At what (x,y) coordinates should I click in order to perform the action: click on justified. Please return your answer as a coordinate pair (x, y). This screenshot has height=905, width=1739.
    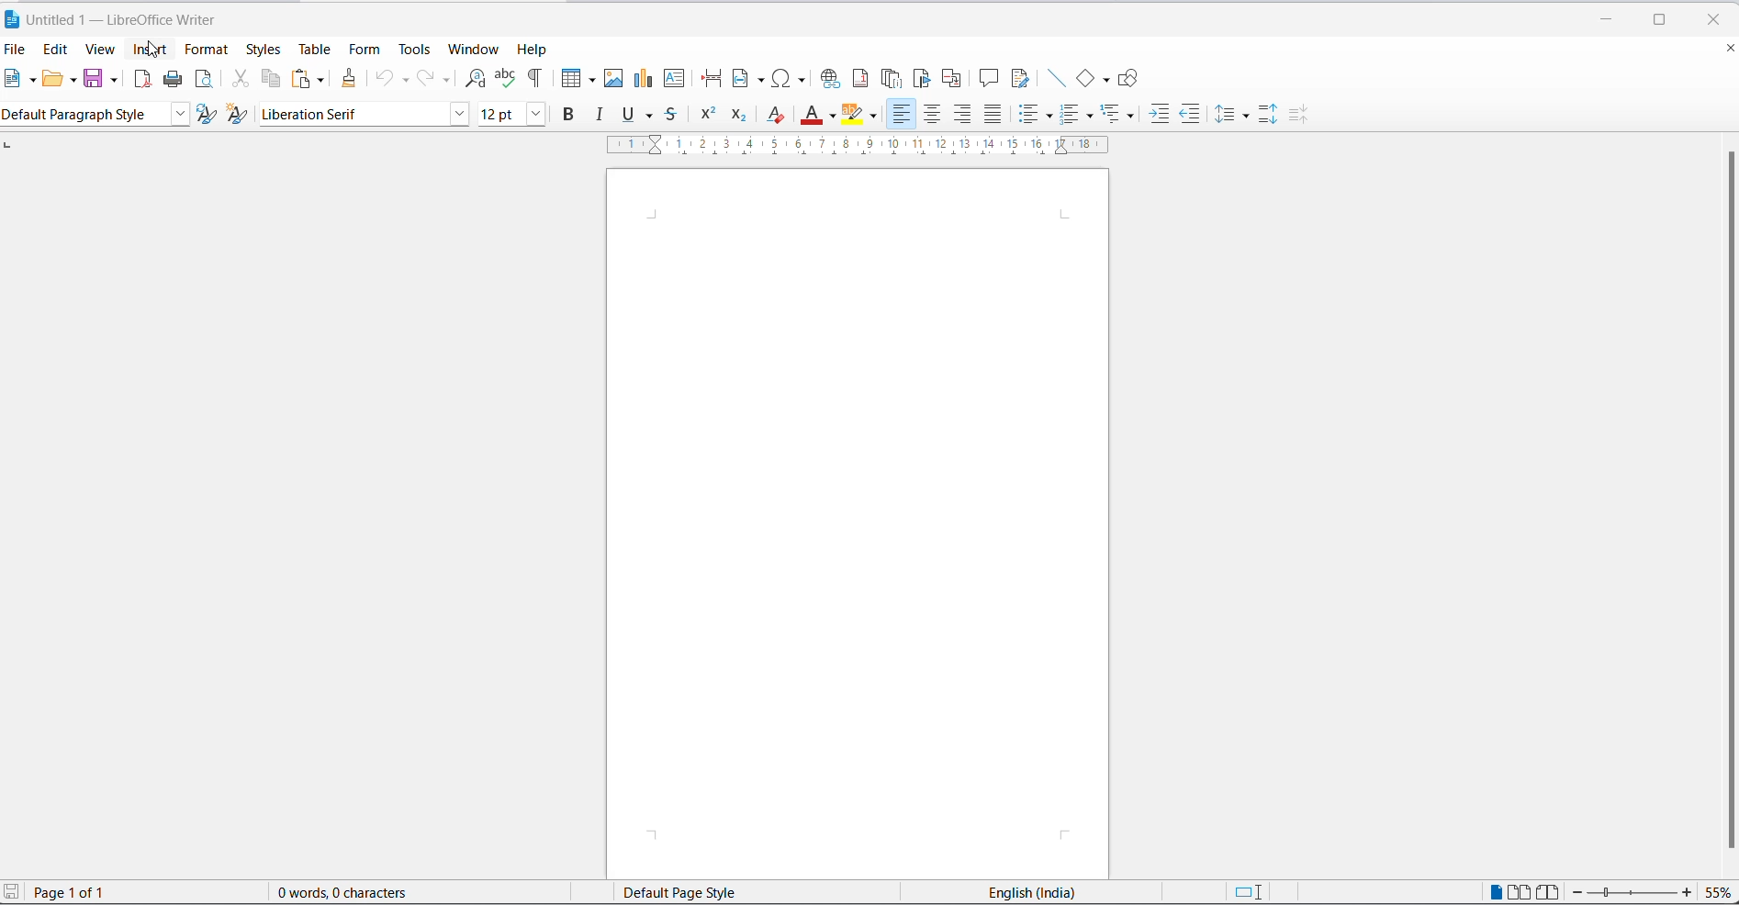
    Looking at the image, I should click on (993, 116).